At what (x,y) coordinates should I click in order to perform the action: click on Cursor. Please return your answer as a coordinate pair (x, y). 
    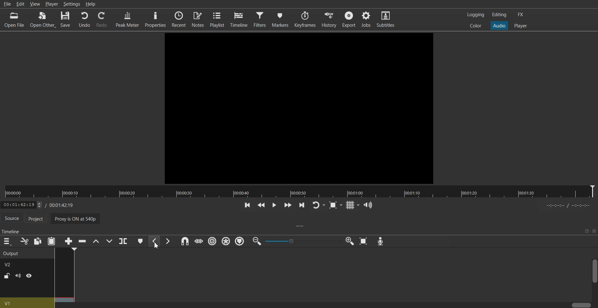
    Looking at the image, I should click on (158, 246).